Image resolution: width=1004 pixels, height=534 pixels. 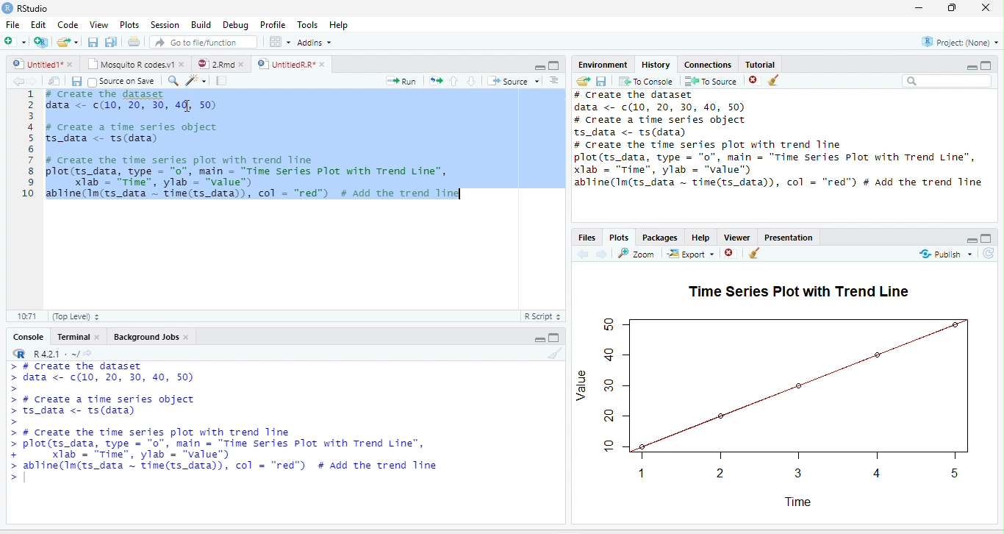 What do you see at coordinates (583, 253) in the screenshot?
I see `Previous plot` at bounding box center [583, 253].